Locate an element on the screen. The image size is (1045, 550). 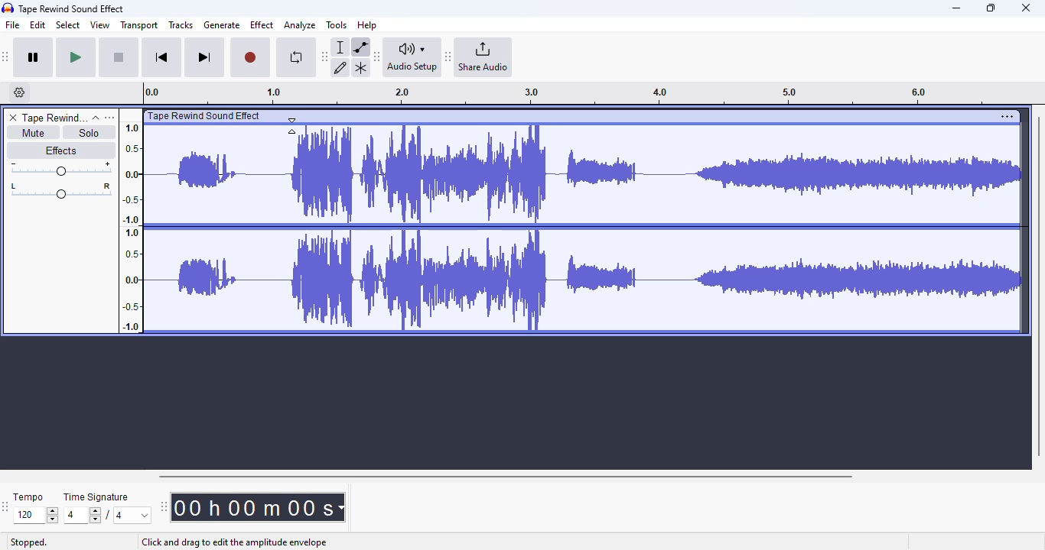
analyze is located at coordinates (300, 25).